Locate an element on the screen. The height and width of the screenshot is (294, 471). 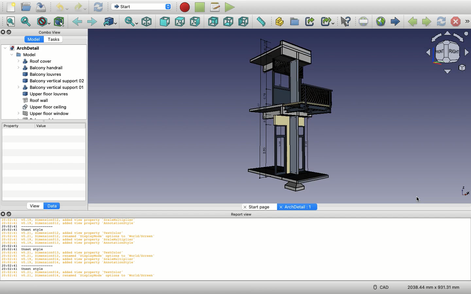
Open website is located at coordinates (381, 22).